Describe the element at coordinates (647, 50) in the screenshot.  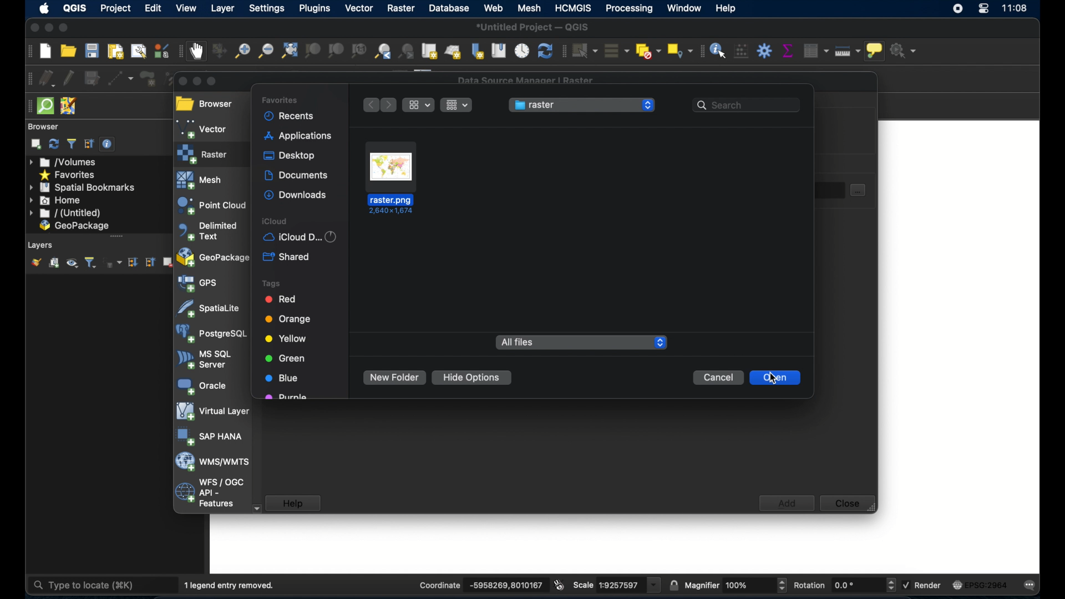
I see `deselect features from all layers` at that location.